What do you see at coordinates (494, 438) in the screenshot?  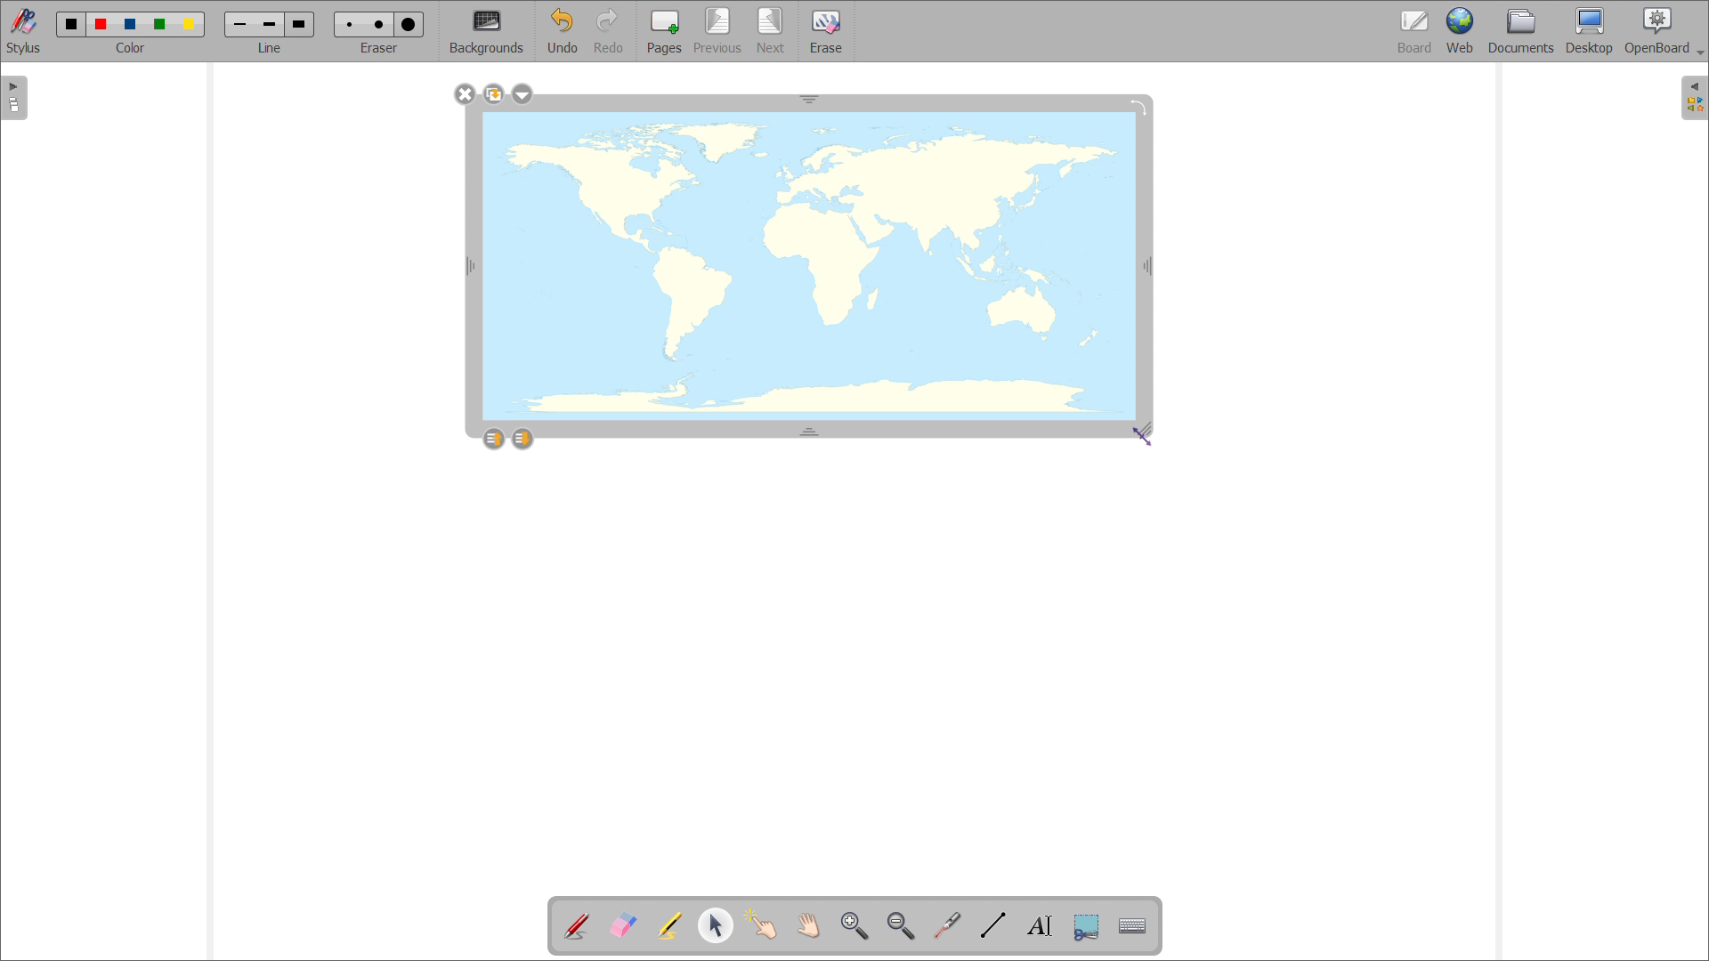 I see `layer up` at bounding box center [494, 438].